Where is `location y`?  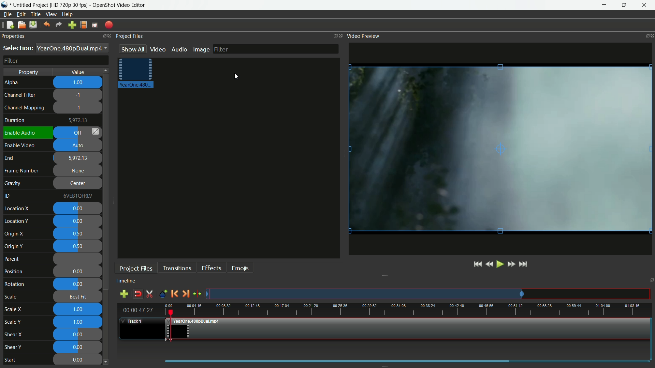 location y is located at coordinates (17, 221).